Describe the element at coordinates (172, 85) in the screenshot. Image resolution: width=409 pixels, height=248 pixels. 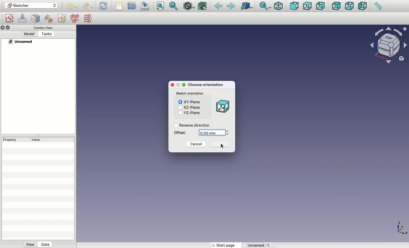
I see `Close` at that location.